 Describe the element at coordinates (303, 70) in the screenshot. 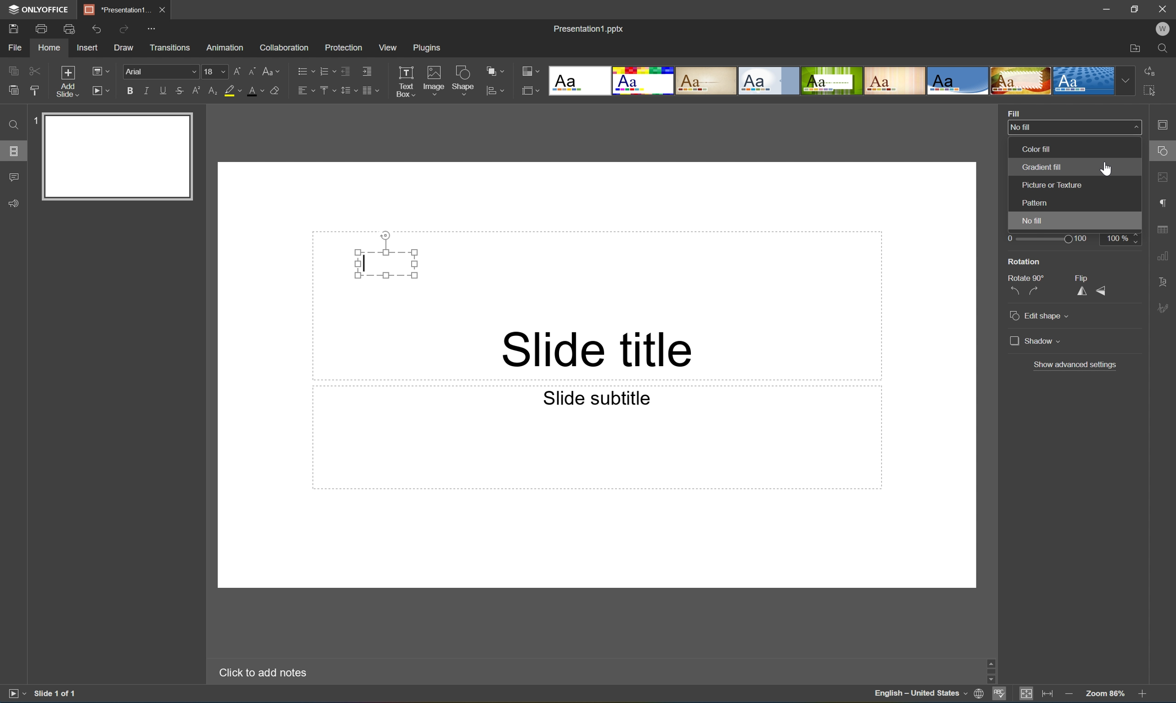

I see `Bullets` at that location.